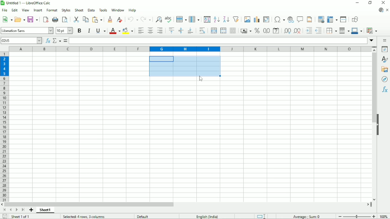 The height and width of the screenshot is (219, 390). What do you see at coordinates (261, 216) in the screenshot?
I see `Standard selection` at bounding box center [261, 216].